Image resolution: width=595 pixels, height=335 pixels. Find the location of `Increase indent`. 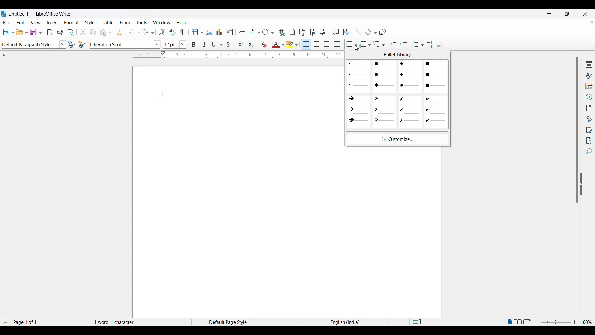

Increase indent is located at coordinates (392, 43).